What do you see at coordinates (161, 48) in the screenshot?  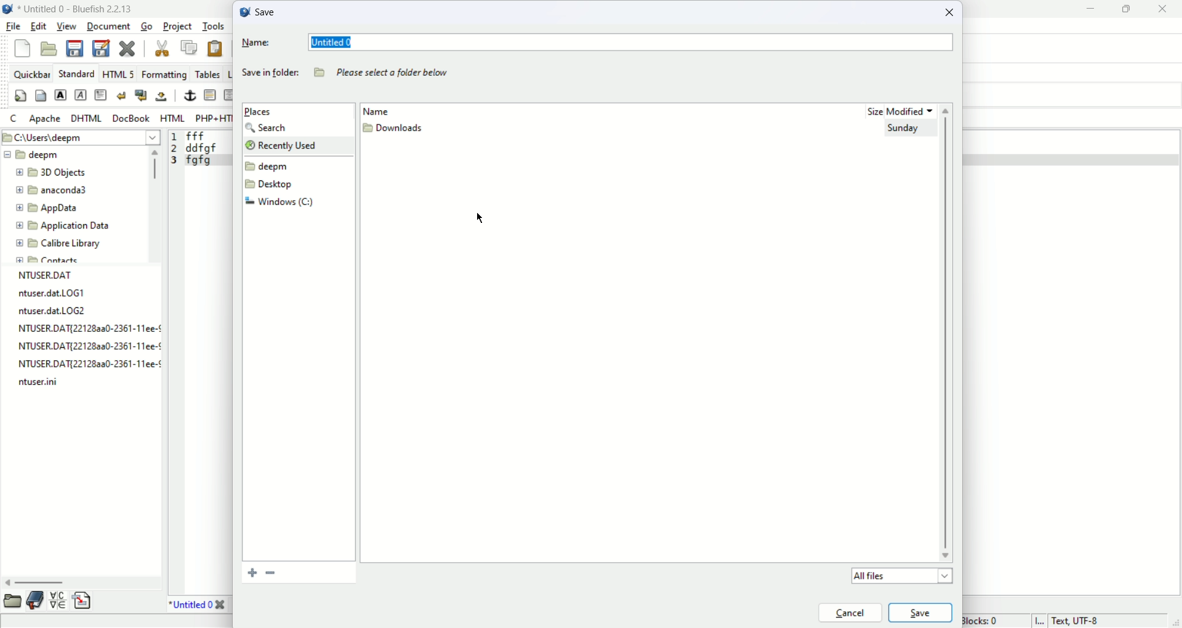 I see `cut` at bounding box center [161, 48].